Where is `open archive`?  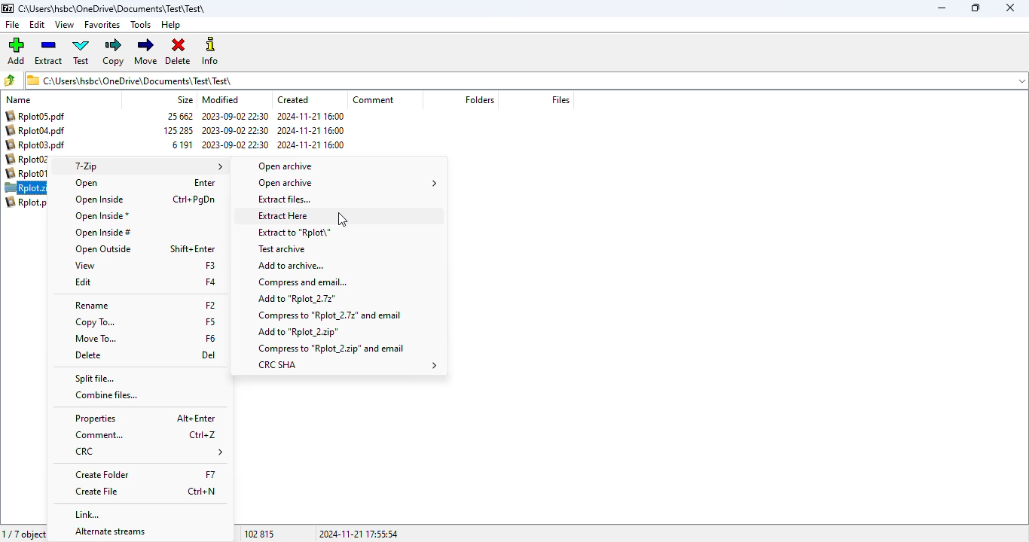
open archive is located at coordinates (347, 183).